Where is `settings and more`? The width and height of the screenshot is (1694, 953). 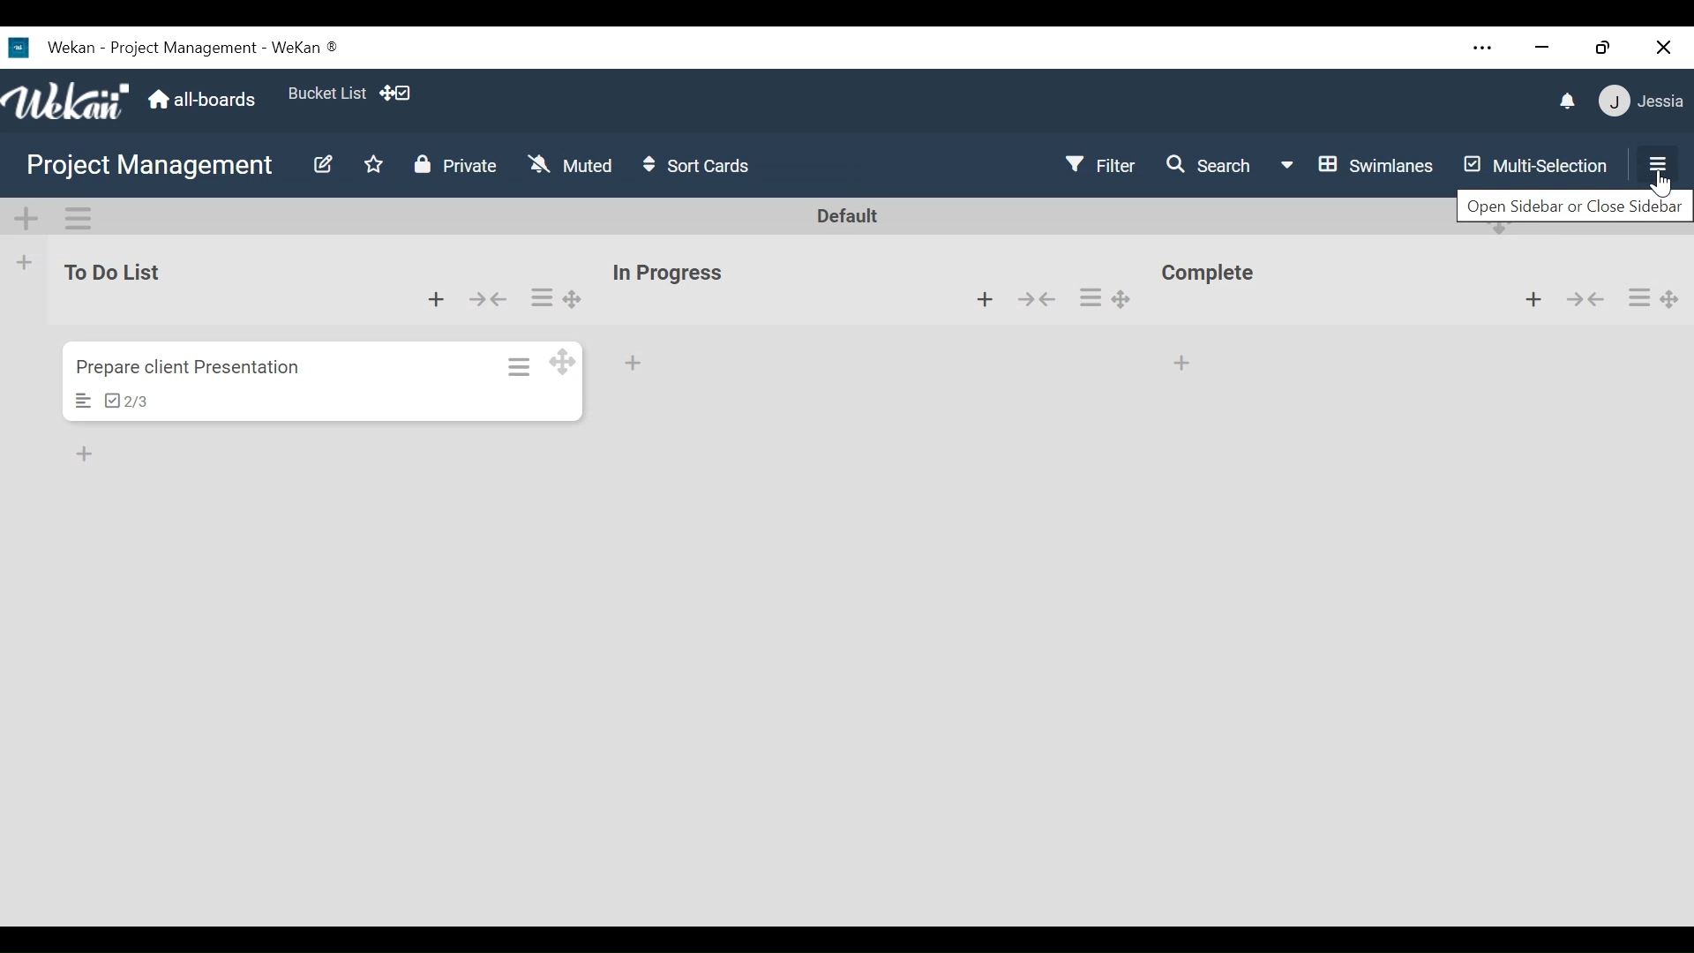 settings and more is located at coordinates (1485, 49).